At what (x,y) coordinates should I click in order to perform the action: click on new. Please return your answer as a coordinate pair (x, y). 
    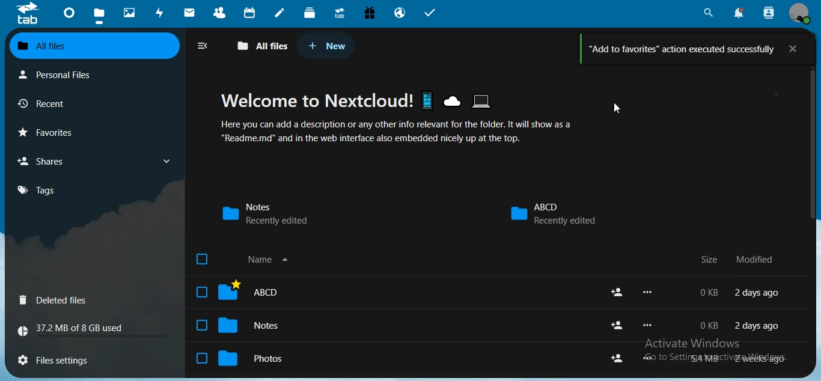
    Looking at the image, I should click on (325, 43).